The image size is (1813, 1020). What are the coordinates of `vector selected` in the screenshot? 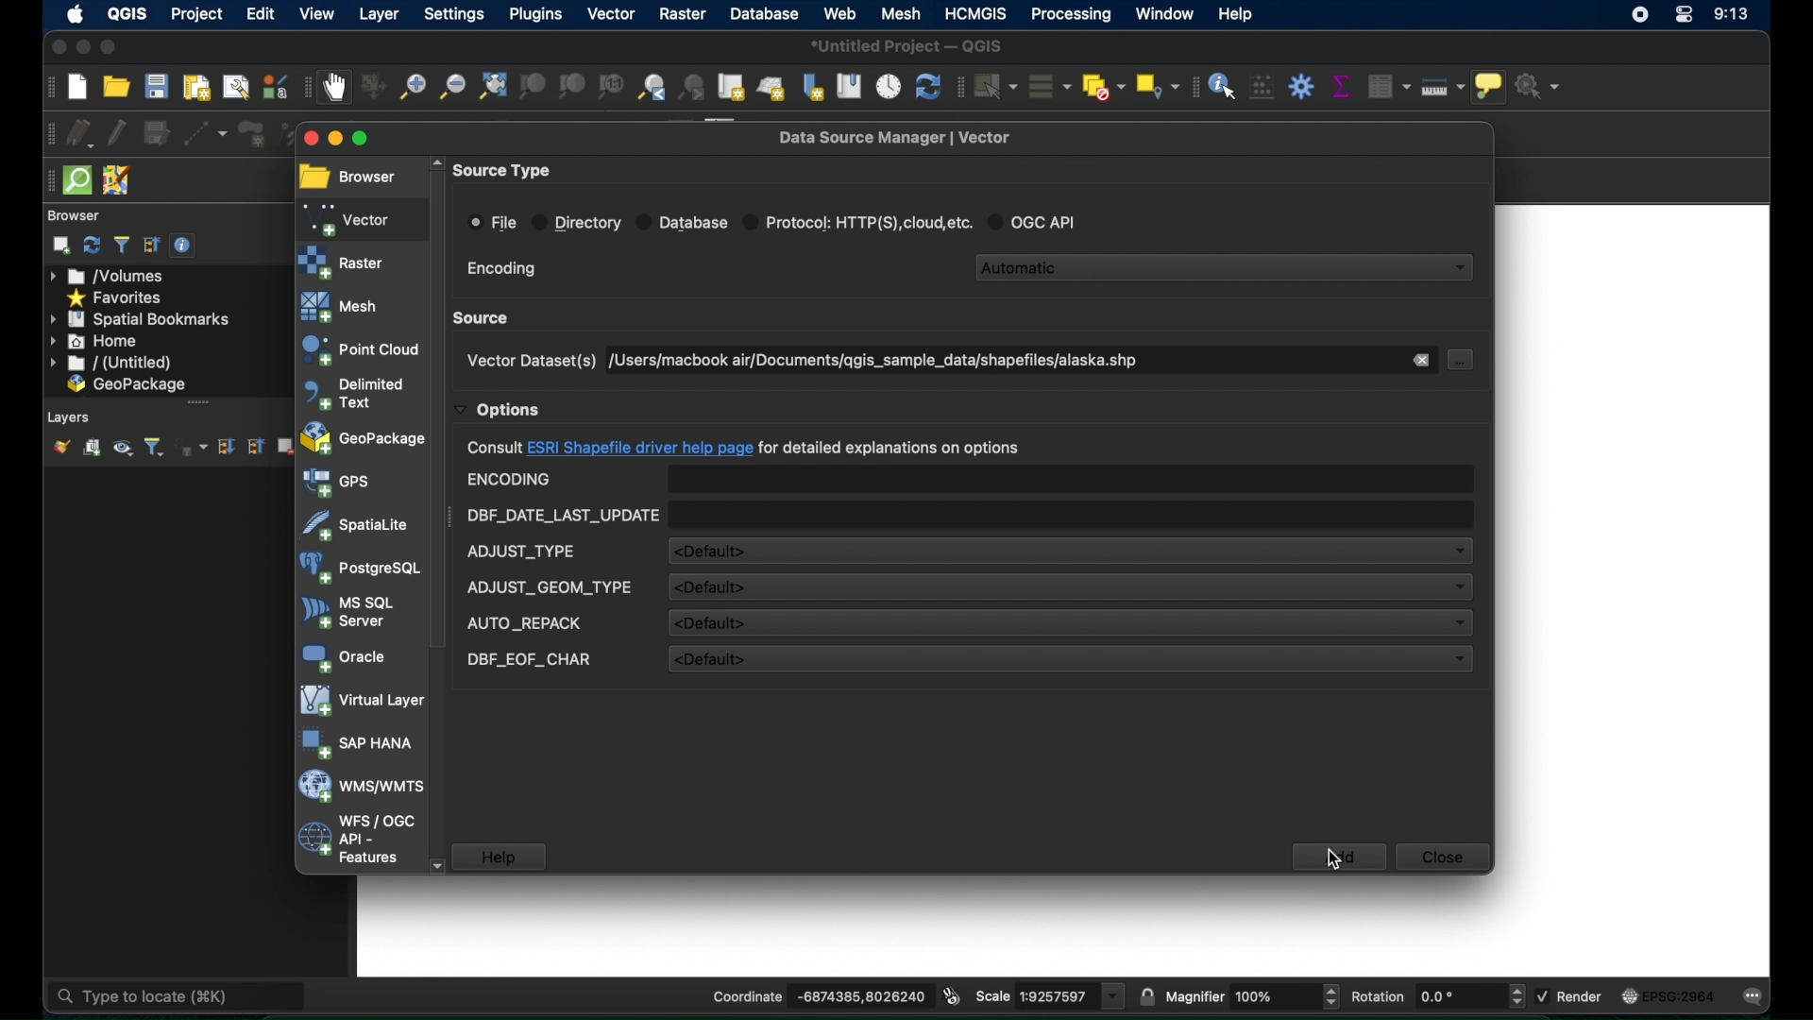 It's located at (348, 218).